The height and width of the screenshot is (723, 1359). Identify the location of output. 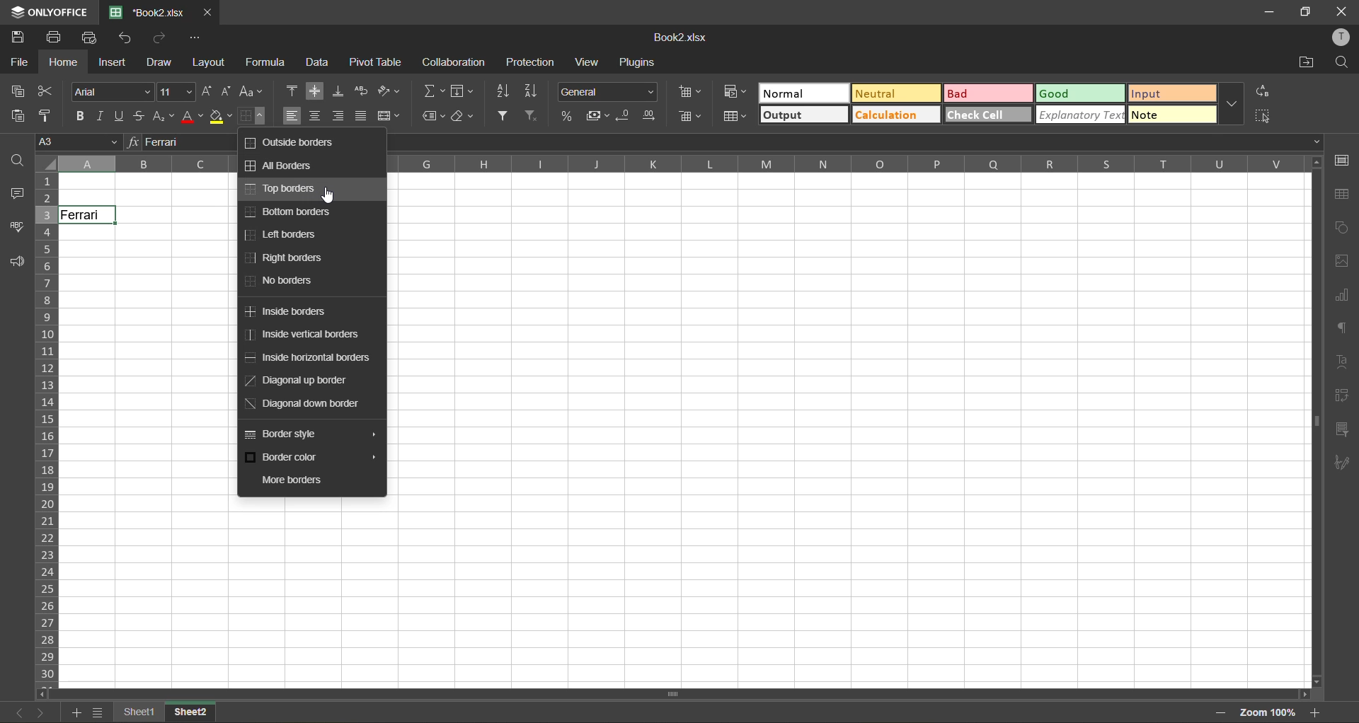
(806, 116).